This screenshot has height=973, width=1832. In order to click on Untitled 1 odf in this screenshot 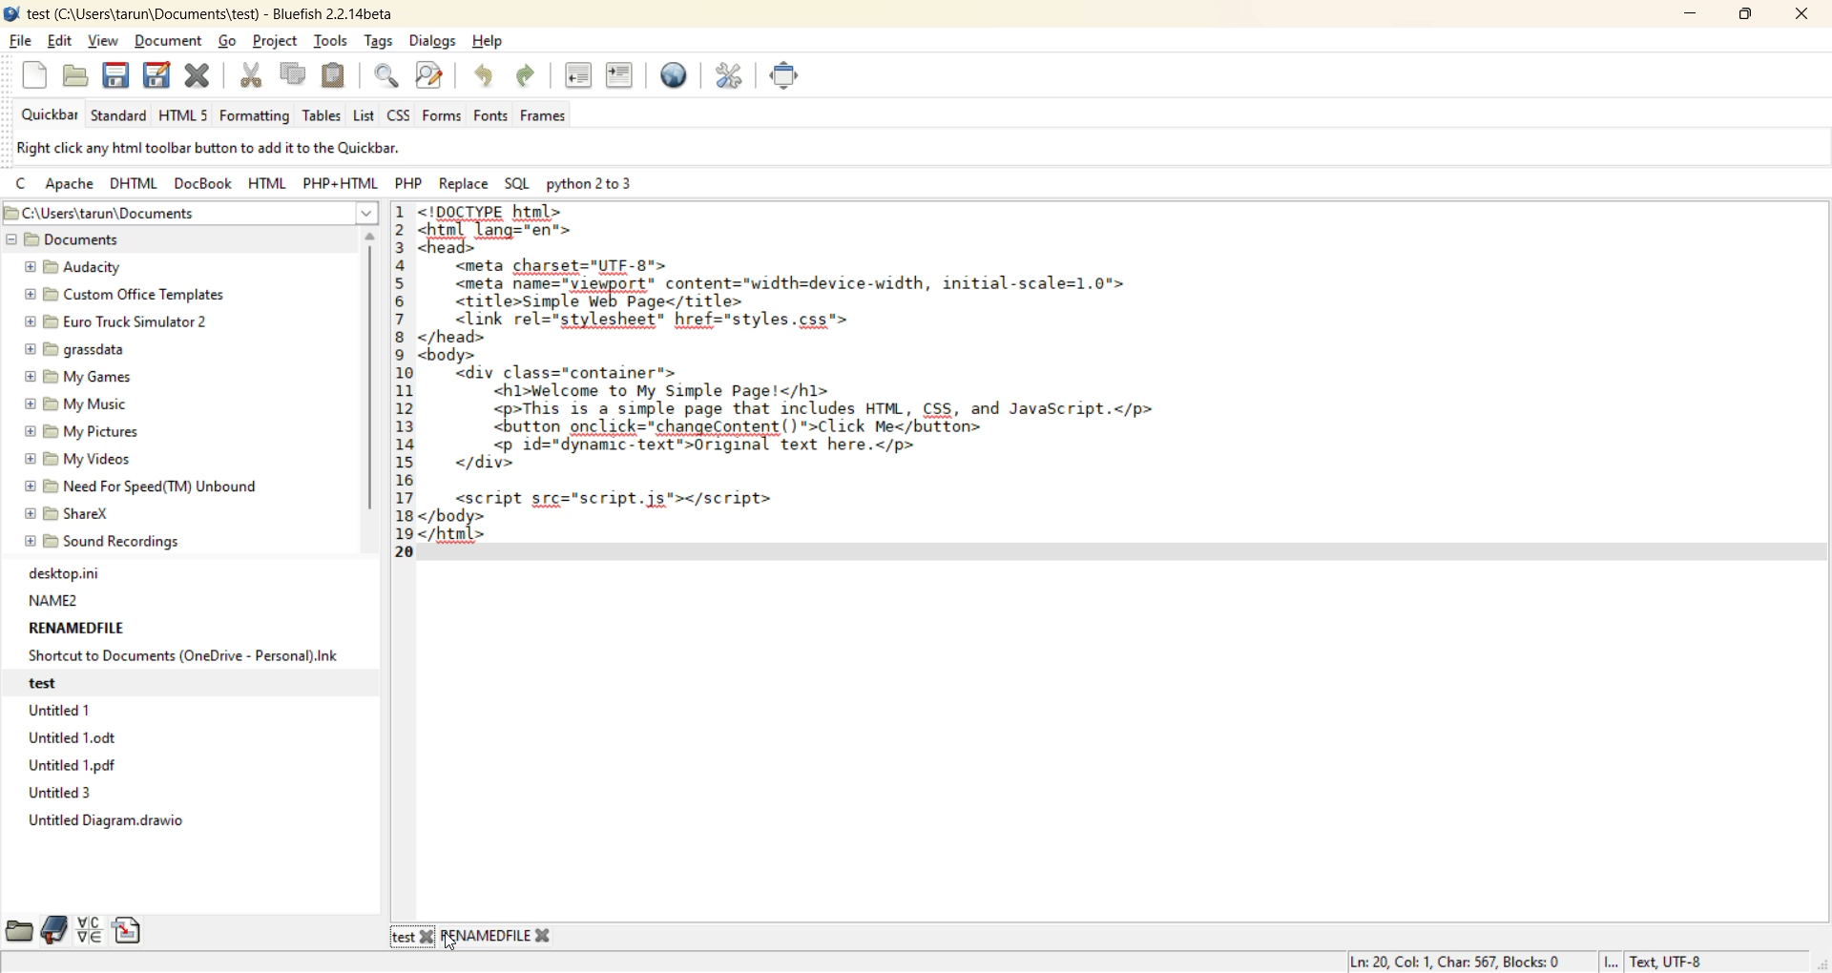, I will do `click(79, 761)`.